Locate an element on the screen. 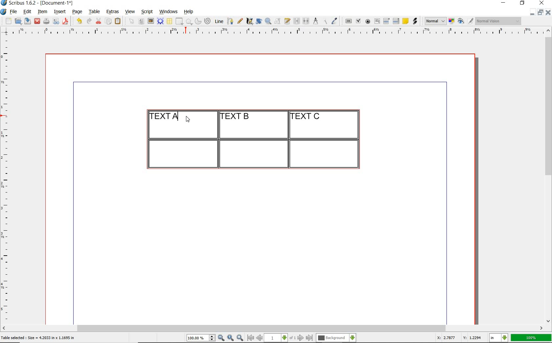 The width and height of the screenshot is (552, 343). page is located at coordinates (77, 11).